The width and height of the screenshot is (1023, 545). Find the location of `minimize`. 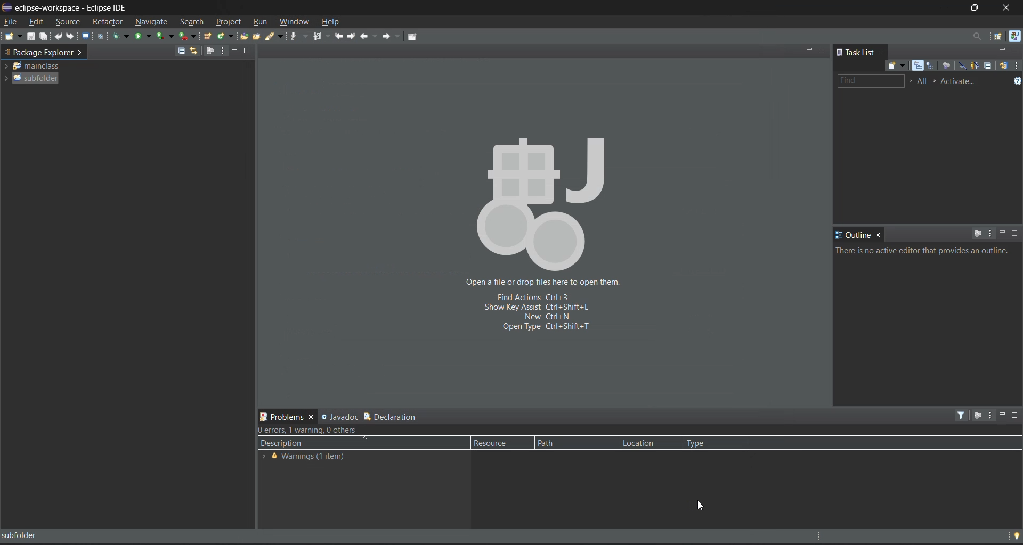

minimize is located at coordinates (943, 9).